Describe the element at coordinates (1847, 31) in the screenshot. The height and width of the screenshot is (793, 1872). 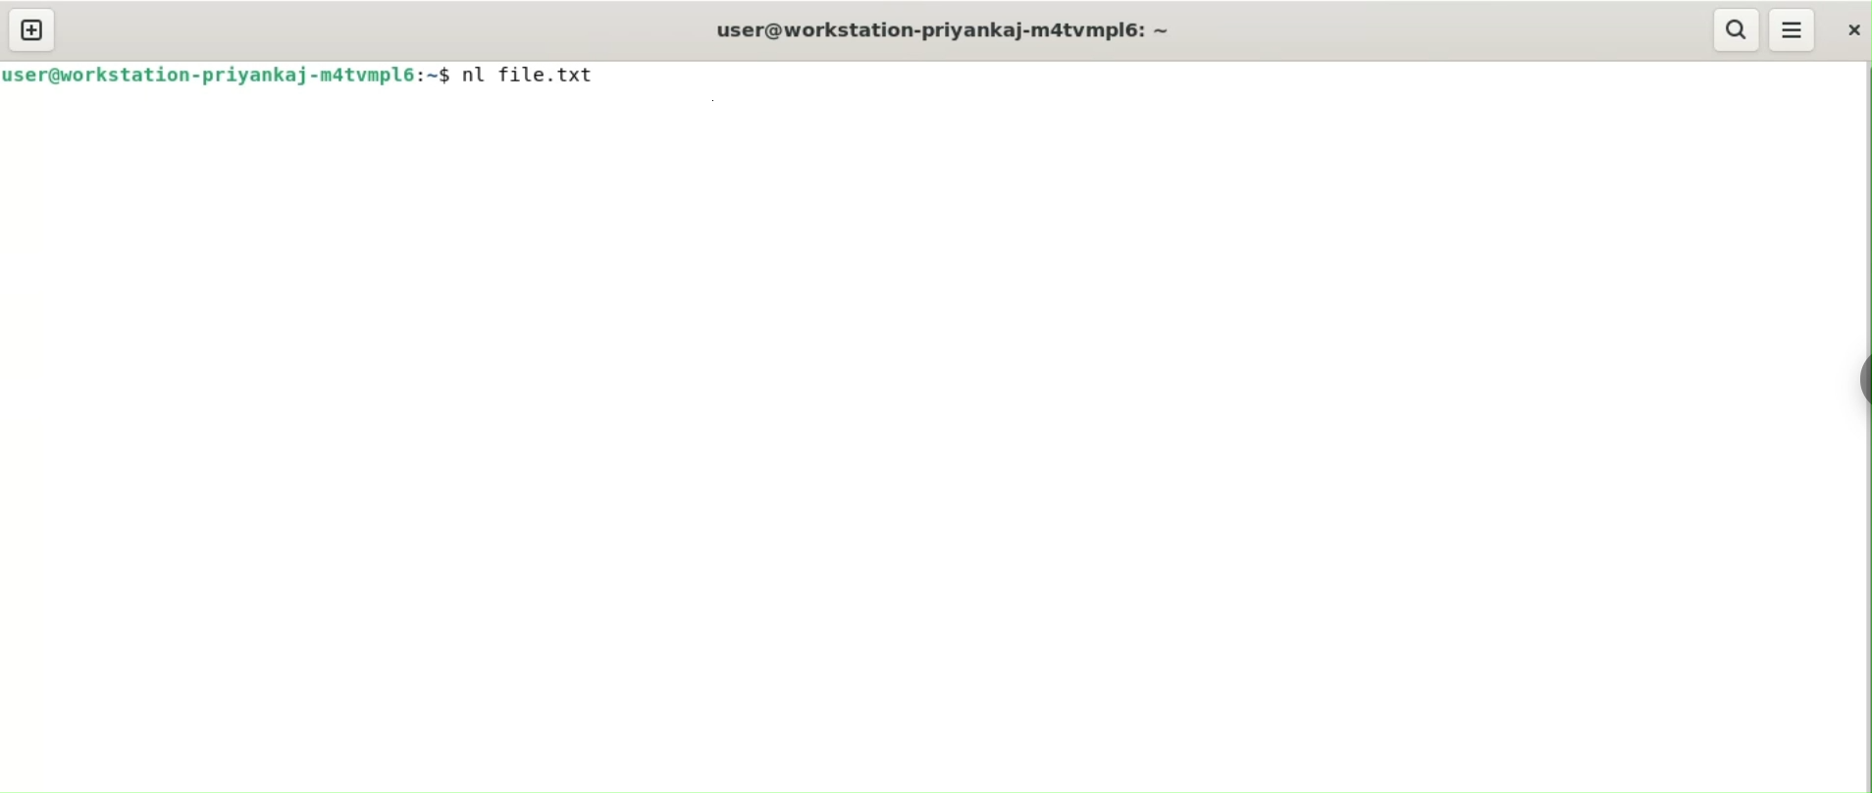
I see `close` at that location.